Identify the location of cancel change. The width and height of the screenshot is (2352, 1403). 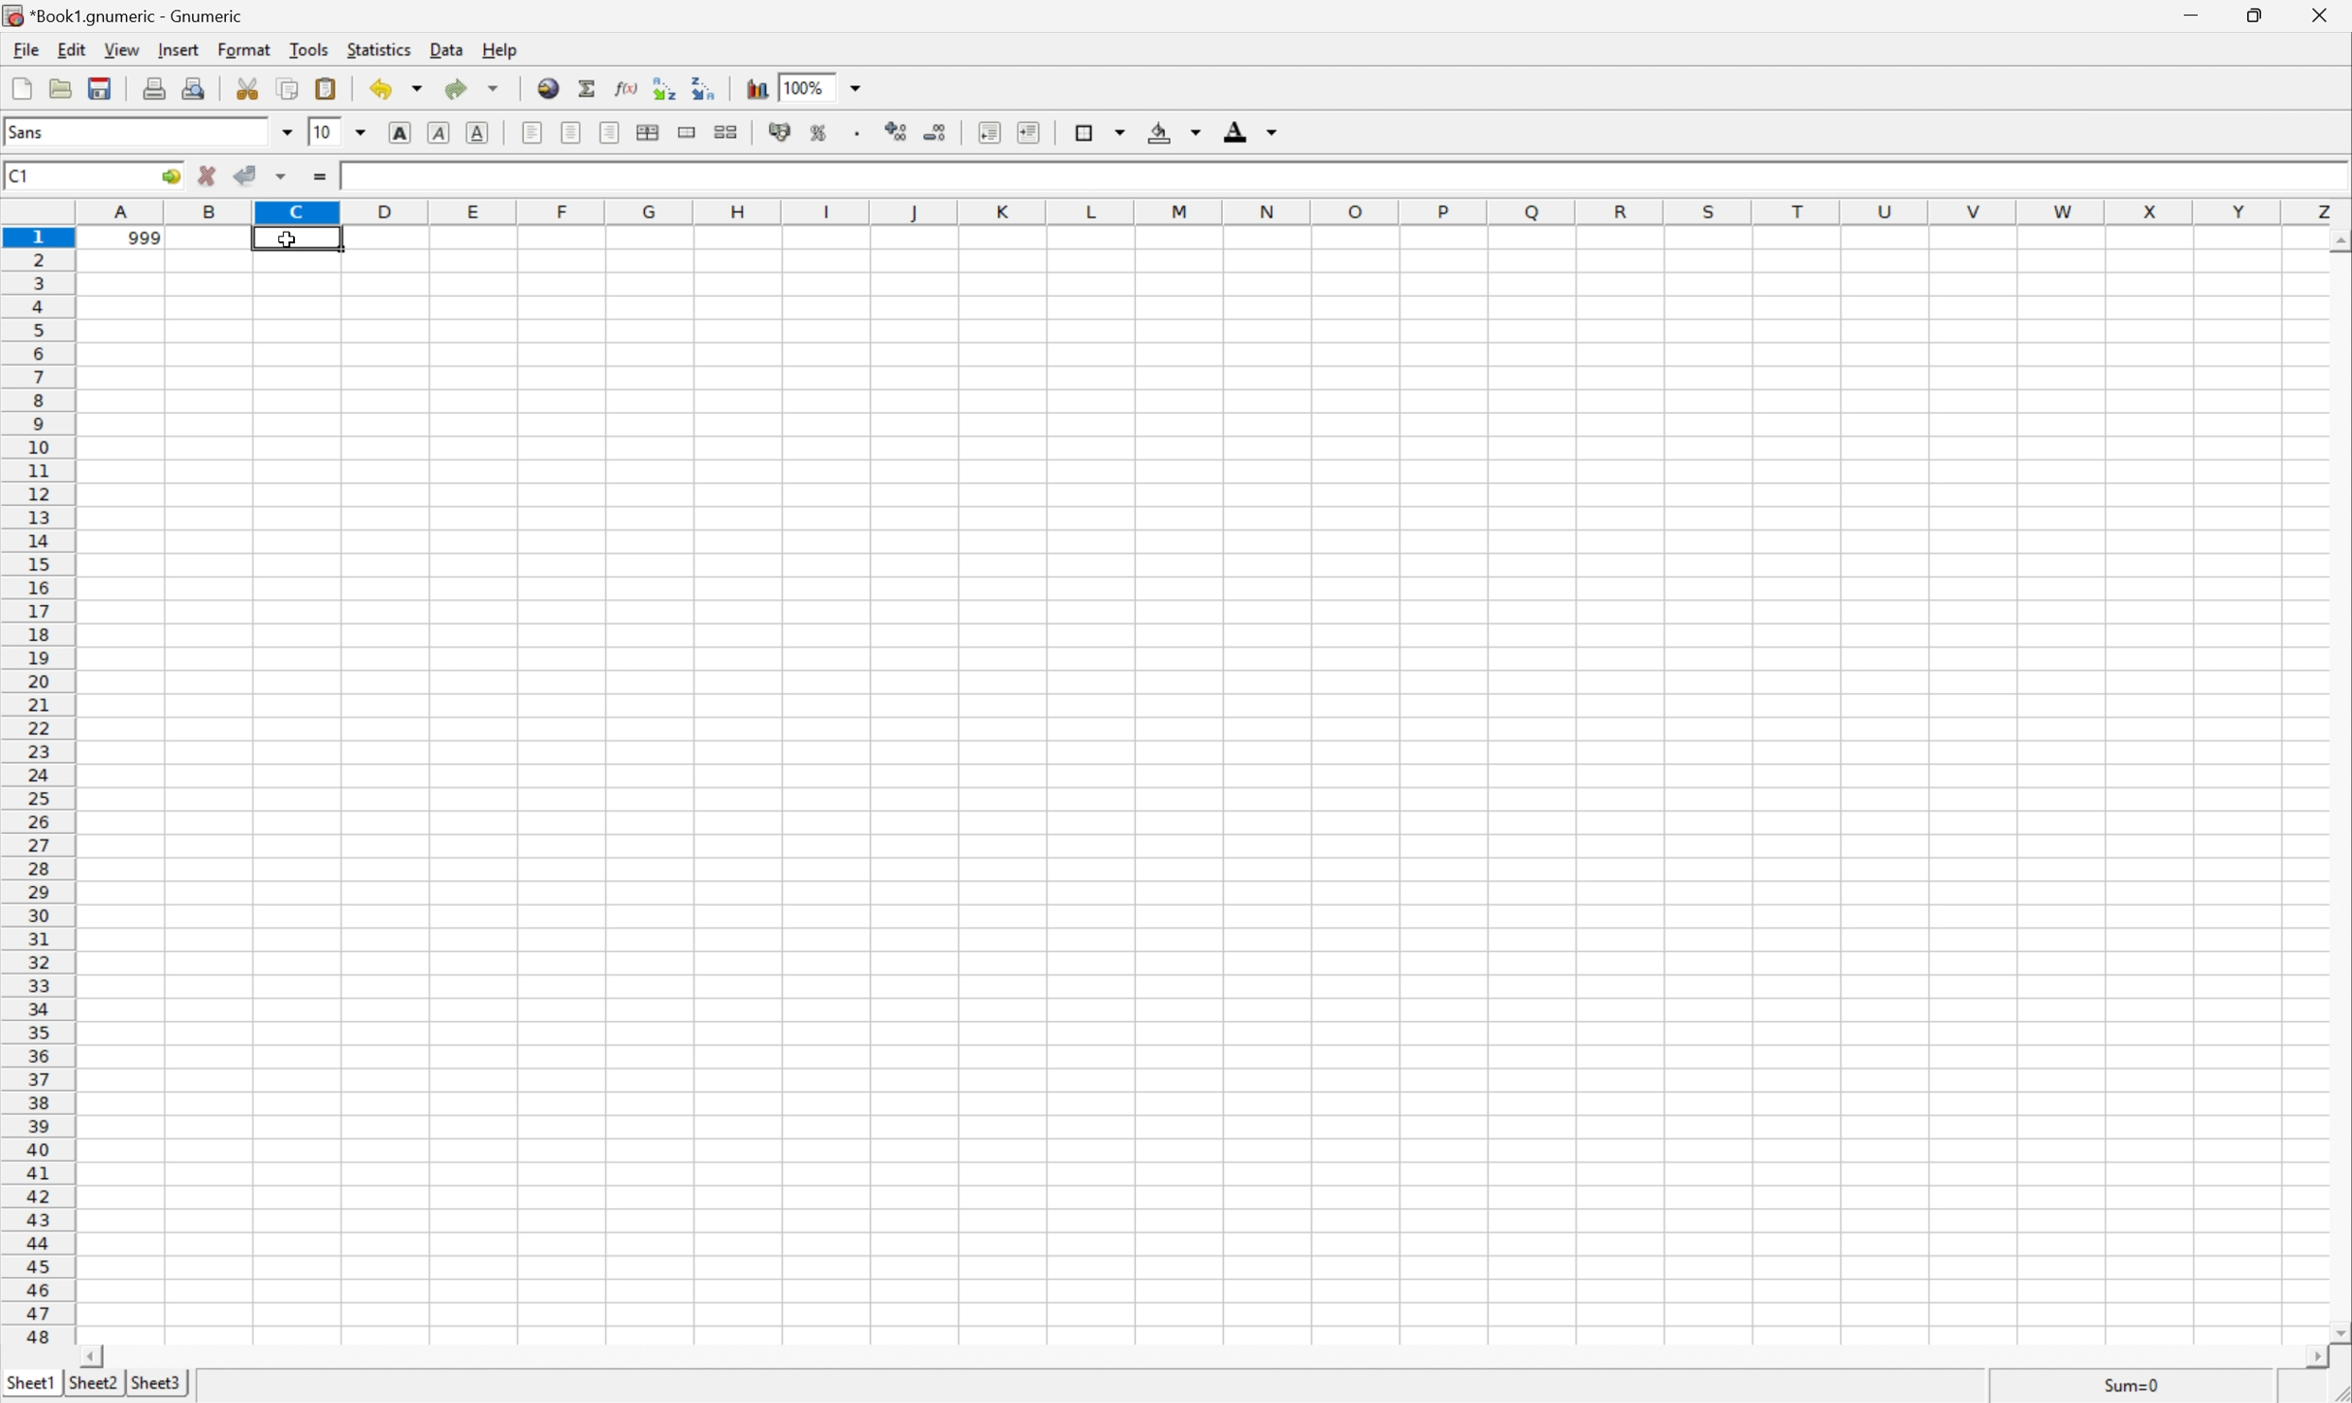
(209, 174).